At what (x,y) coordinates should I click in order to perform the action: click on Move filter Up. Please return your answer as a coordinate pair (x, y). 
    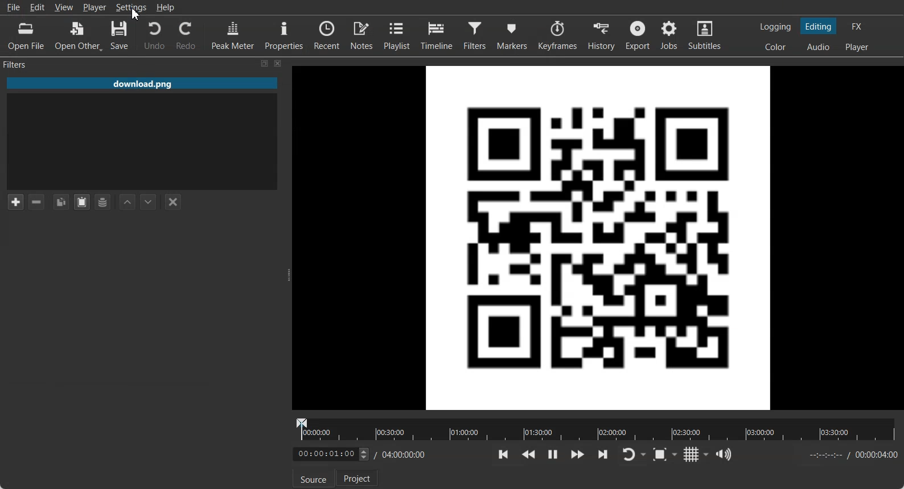
    Looking at the image, I should click on (128, 202).